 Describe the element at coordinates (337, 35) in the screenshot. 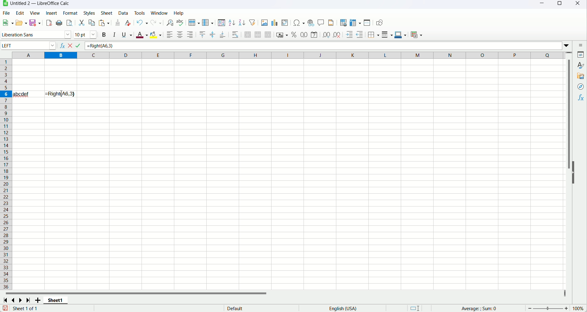

I see `delete decimal place` at that location.